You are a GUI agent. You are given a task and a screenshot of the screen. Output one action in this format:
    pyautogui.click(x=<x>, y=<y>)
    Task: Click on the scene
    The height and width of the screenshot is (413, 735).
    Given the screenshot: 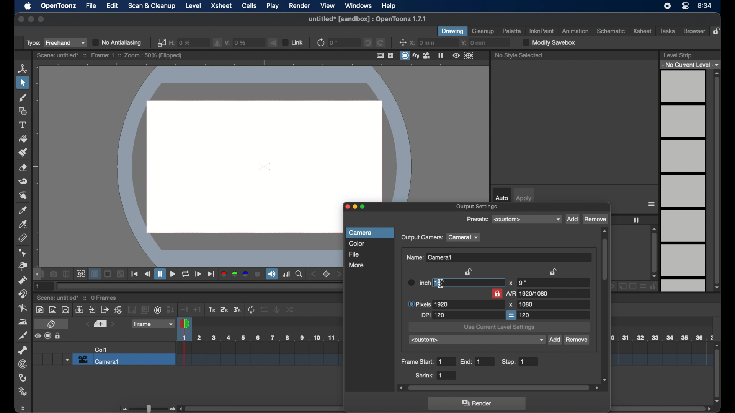 What is the action you would take?
    pyautogui.click(x=258, y=354)
    